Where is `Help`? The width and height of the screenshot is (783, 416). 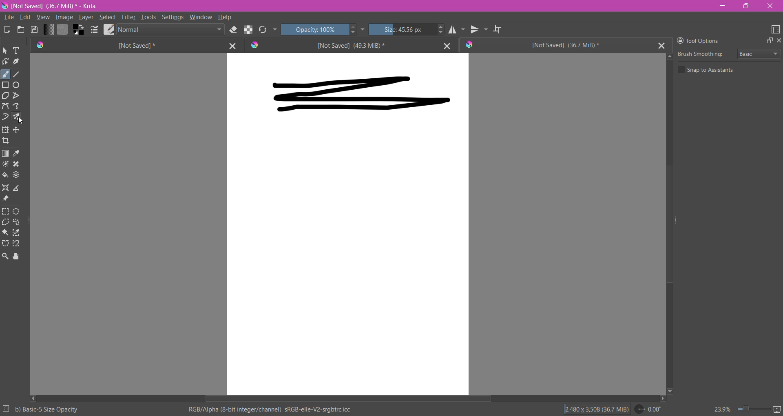 Help is located at coordinates (225, 17).